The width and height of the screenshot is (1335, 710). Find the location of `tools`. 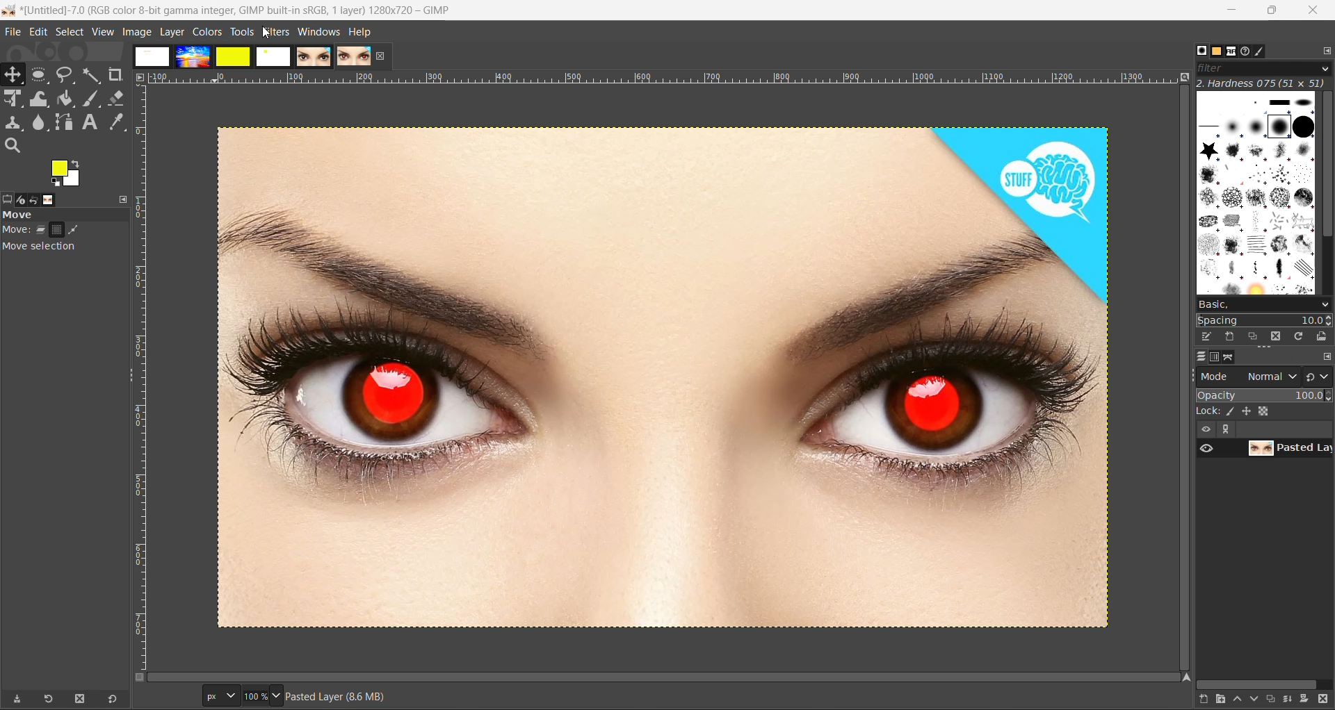

tools is located at coordinates (241, 33).